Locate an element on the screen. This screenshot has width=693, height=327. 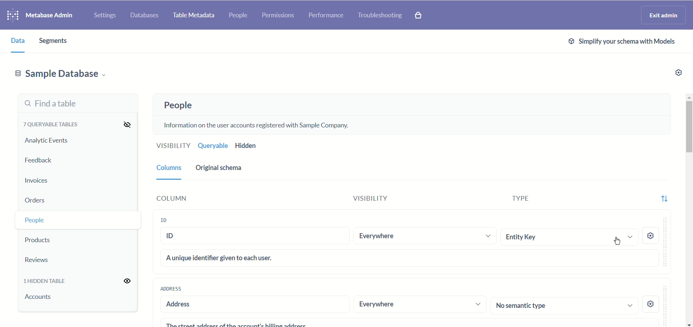
Simplify tour schema with models is located at coordinates (620, 41).